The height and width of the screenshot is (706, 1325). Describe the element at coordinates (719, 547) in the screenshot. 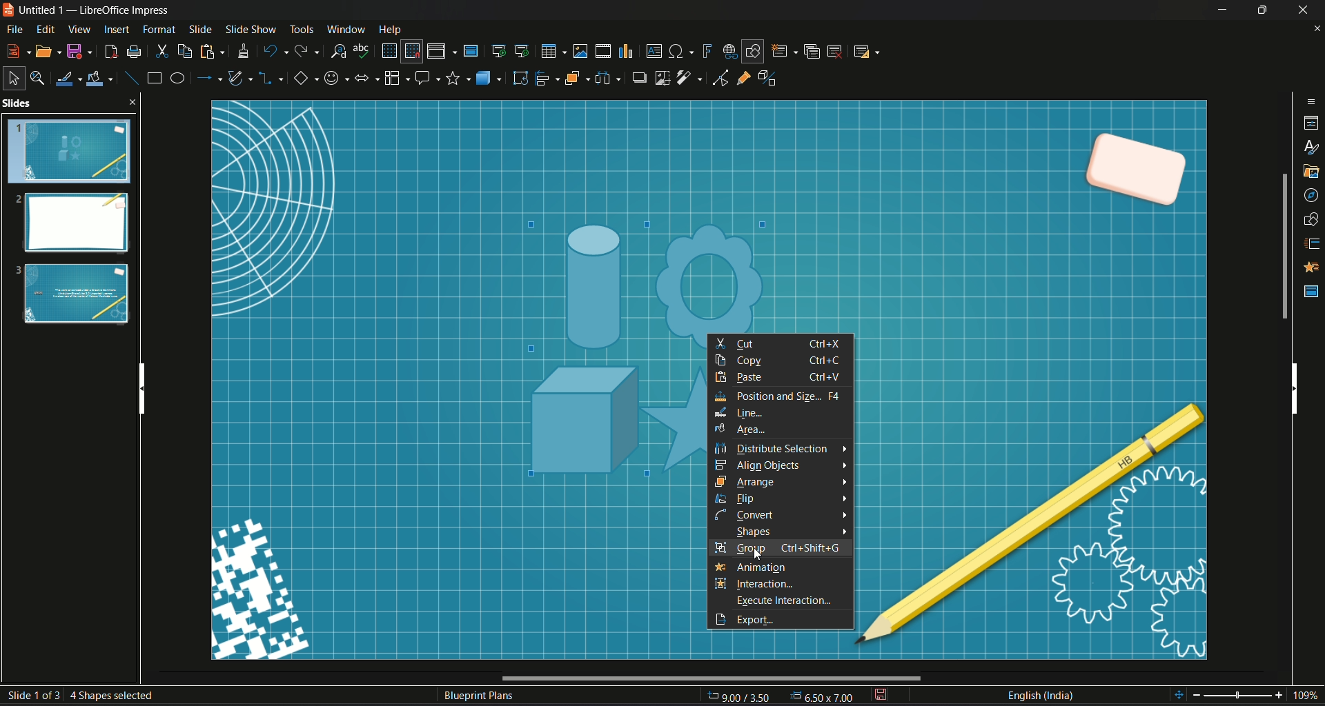

I see `group` at that location.